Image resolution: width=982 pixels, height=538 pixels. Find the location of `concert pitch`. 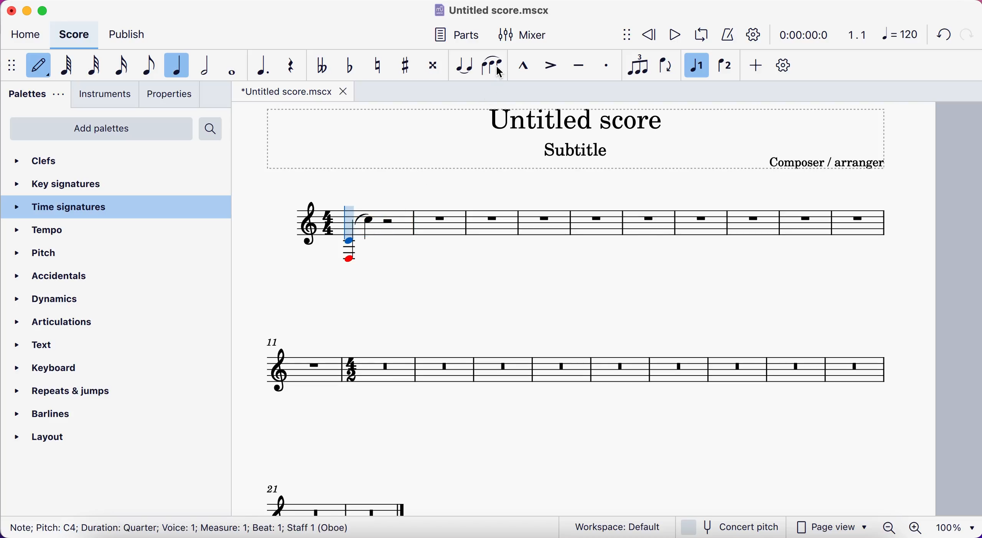

concert pitch is located at coordinates (728, 527).